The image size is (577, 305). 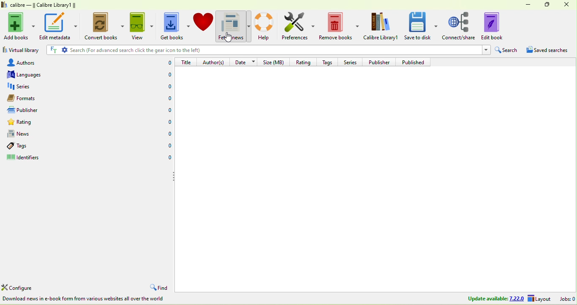 What do you see at coordinates (123, 29) in the screenshot?
I see `convert books options` at bounding box center [123, 29].